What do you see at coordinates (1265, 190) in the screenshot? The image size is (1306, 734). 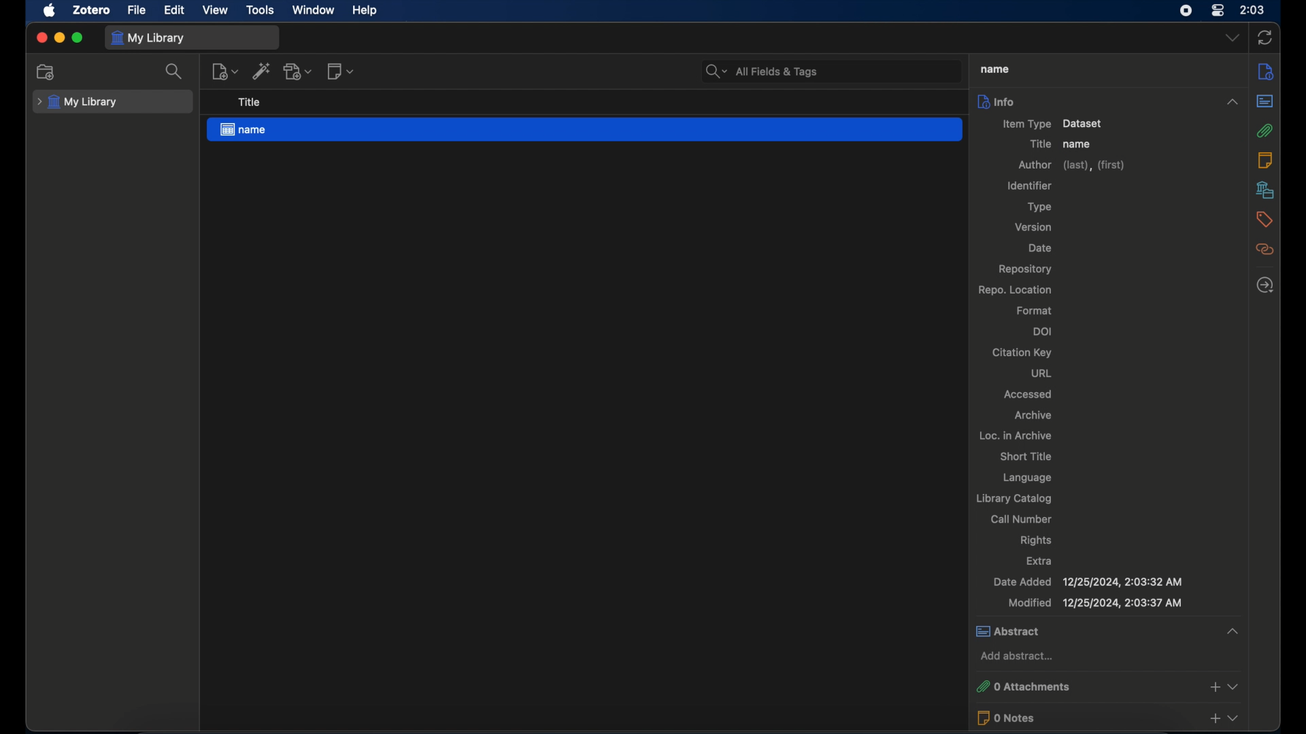 I see `libraries` at bounding box center [1265, 190].